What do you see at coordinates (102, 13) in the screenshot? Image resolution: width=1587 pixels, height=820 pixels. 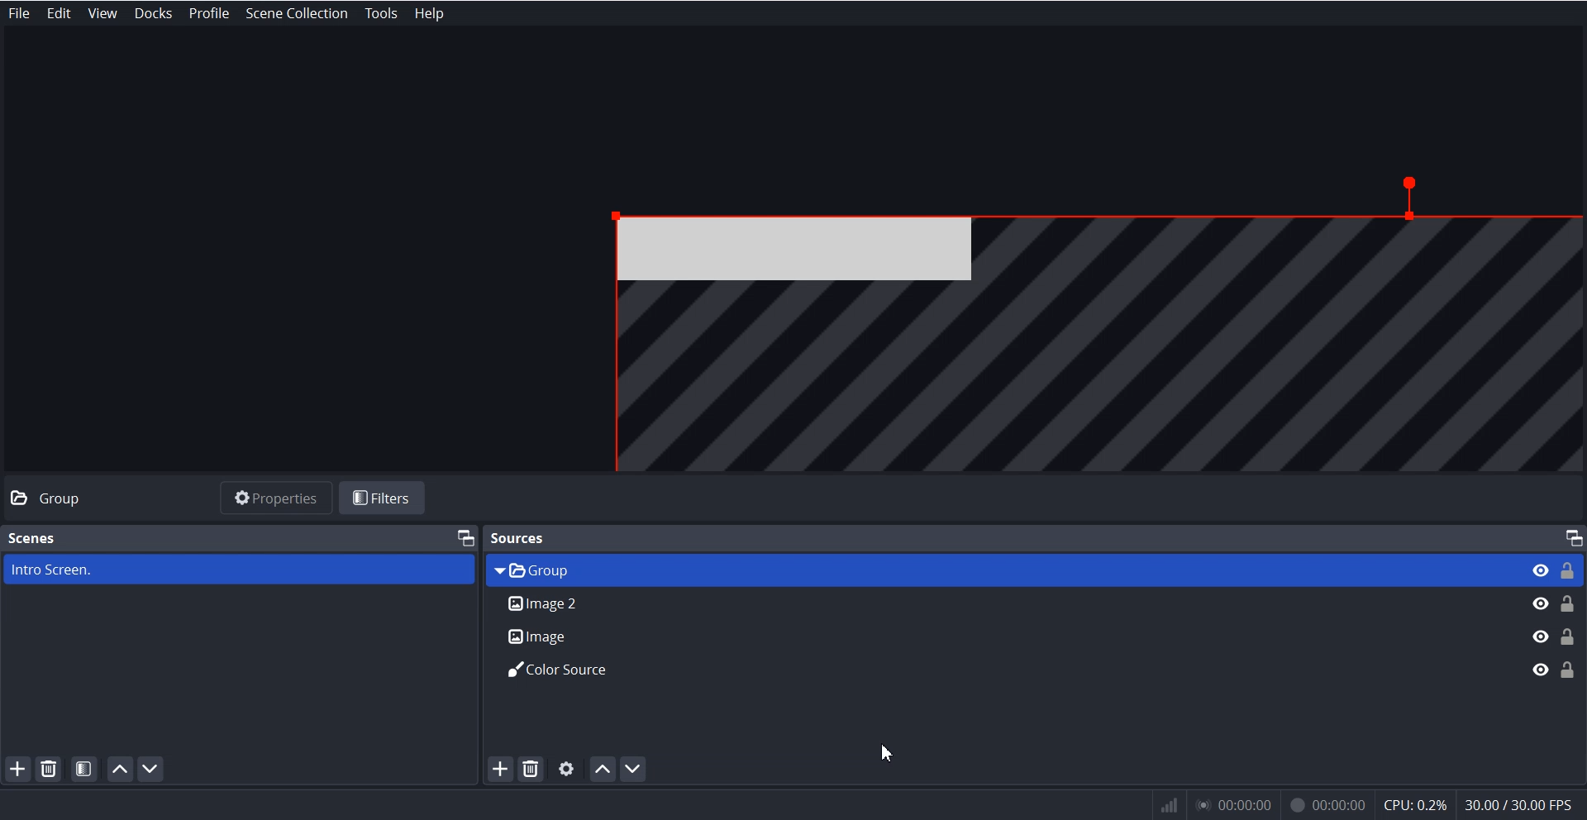 I see `View` at bounding box center [102, 13].